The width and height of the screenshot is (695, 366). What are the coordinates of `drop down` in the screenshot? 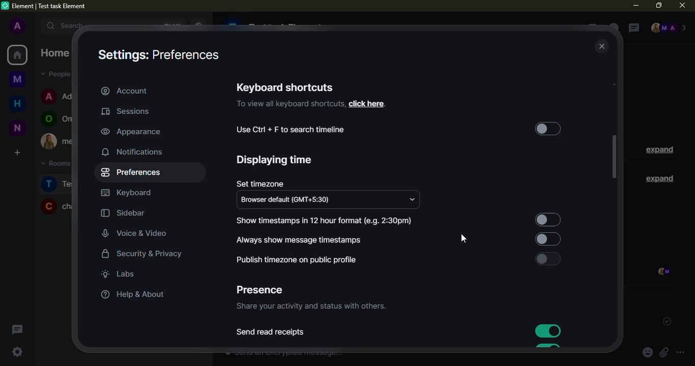 It's located at (412, 200).